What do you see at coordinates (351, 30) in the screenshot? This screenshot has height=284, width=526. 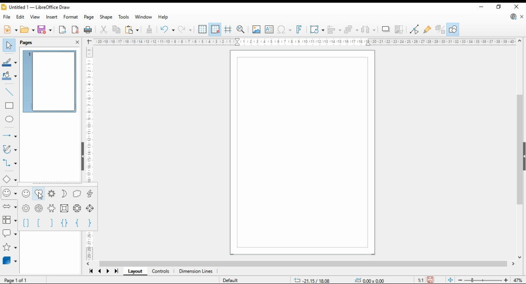 I see `arrange` at bounding box center [351, 30].